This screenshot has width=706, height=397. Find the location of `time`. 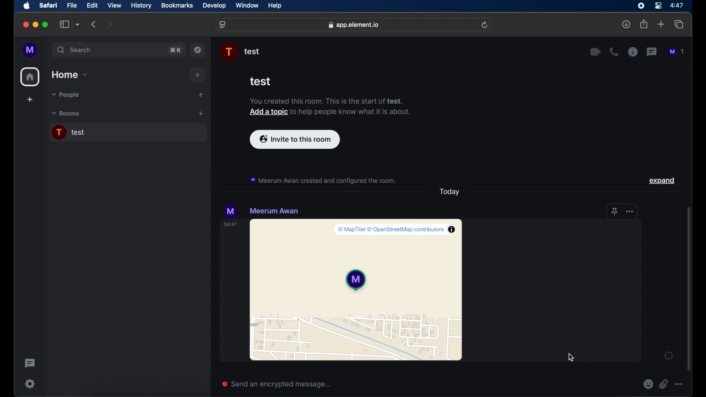

time is located at coordinates (231, 225).